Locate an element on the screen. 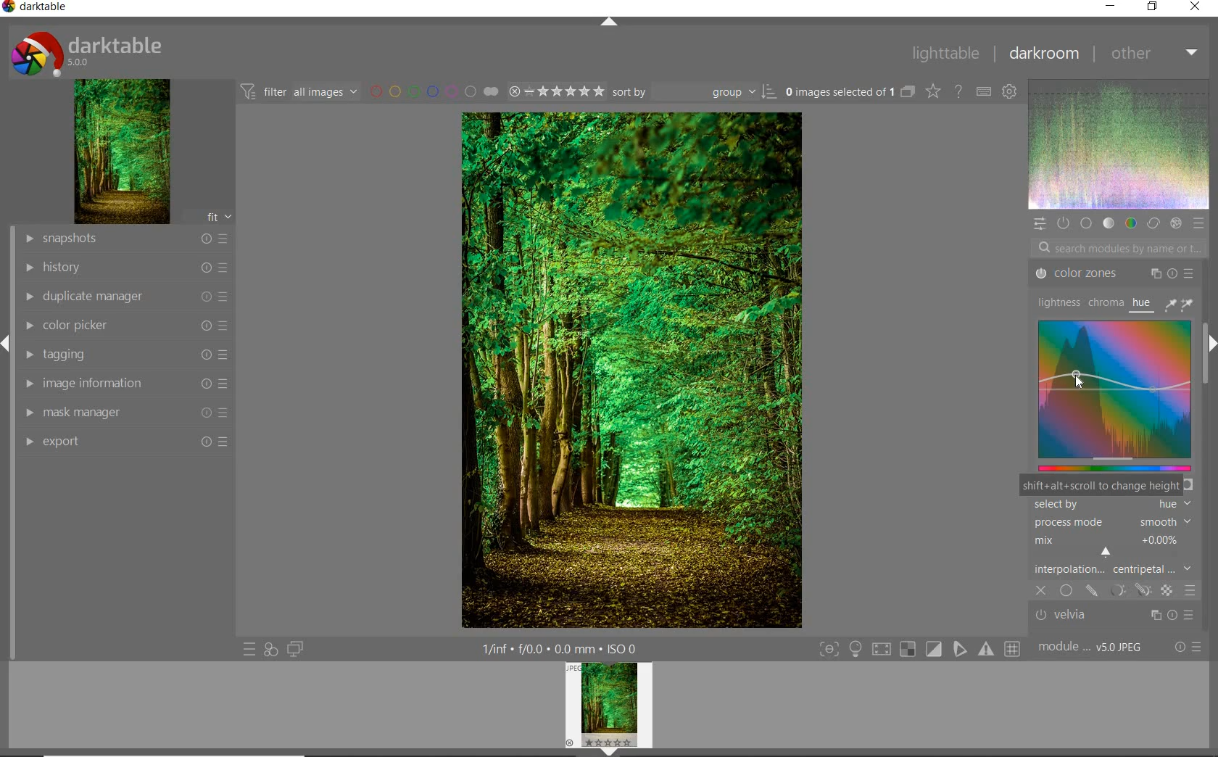  SHOW ONLY ACTIVE MODULE is located at coordinates (1064, 223).